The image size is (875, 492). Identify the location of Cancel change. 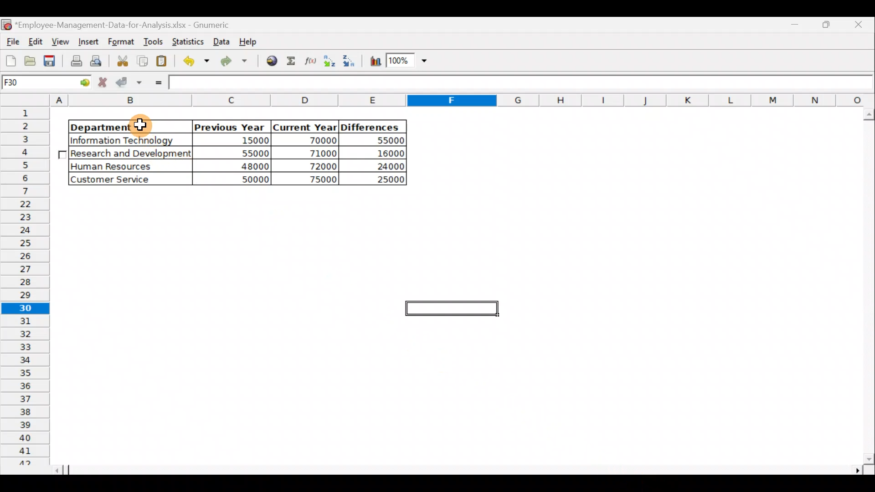
(103, 83).